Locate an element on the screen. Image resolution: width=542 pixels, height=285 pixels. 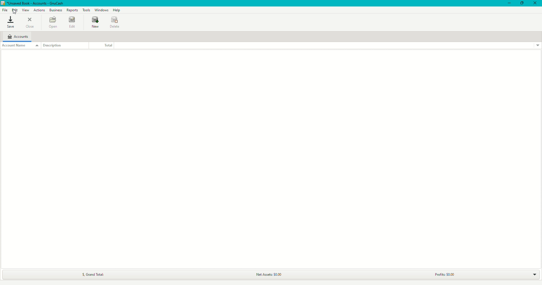
Minimize is located at coordinates (508, 3).